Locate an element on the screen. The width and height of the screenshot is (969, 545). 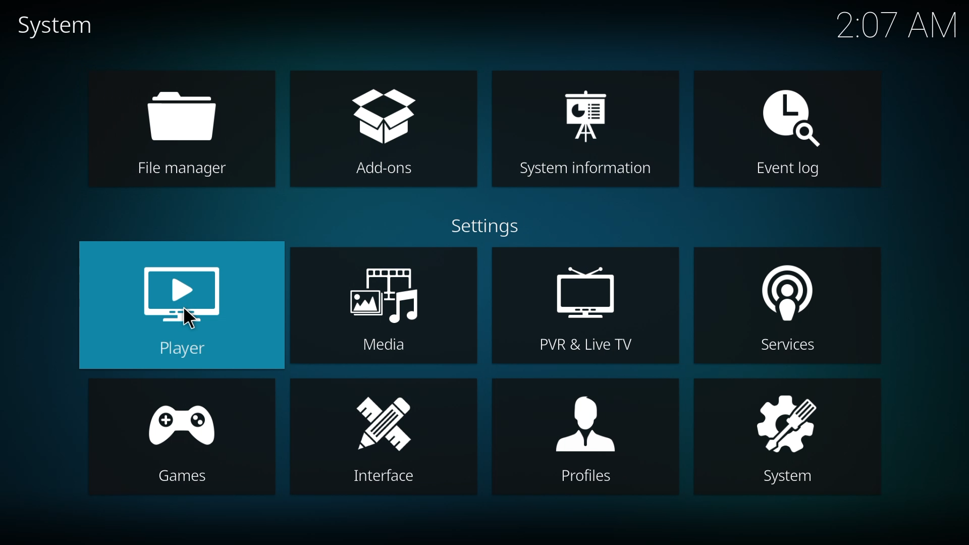
file manager is located at coordinates (185, 129).